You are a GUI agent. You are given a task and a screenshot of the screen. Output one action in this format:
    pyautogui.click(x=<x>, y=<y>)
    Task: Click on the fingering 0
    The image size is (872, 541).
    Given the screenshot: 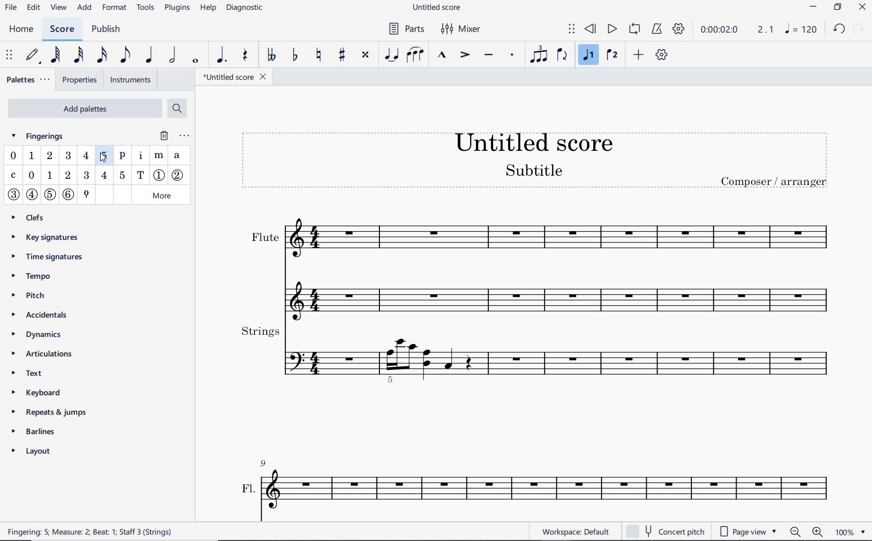 What is the action you would take?
    pyautogui.click(x=13, y=155)
    